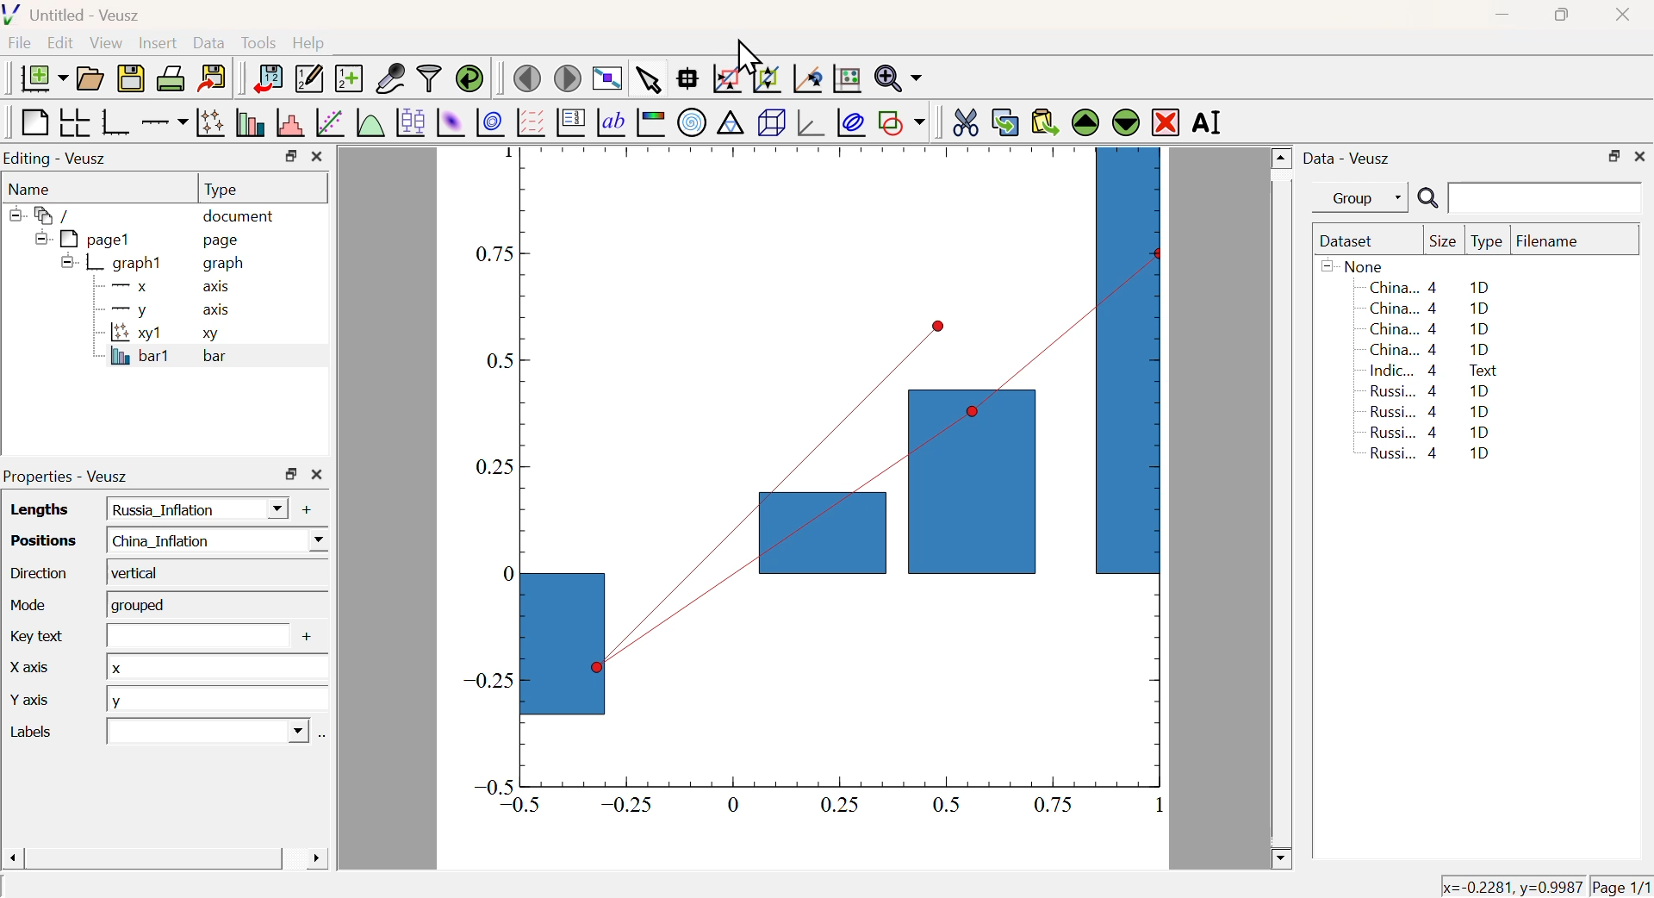  What do you see at coordinates (730, 122) in the screenshot?
I see `Ternary Graph` at bounding box center [730, 122].